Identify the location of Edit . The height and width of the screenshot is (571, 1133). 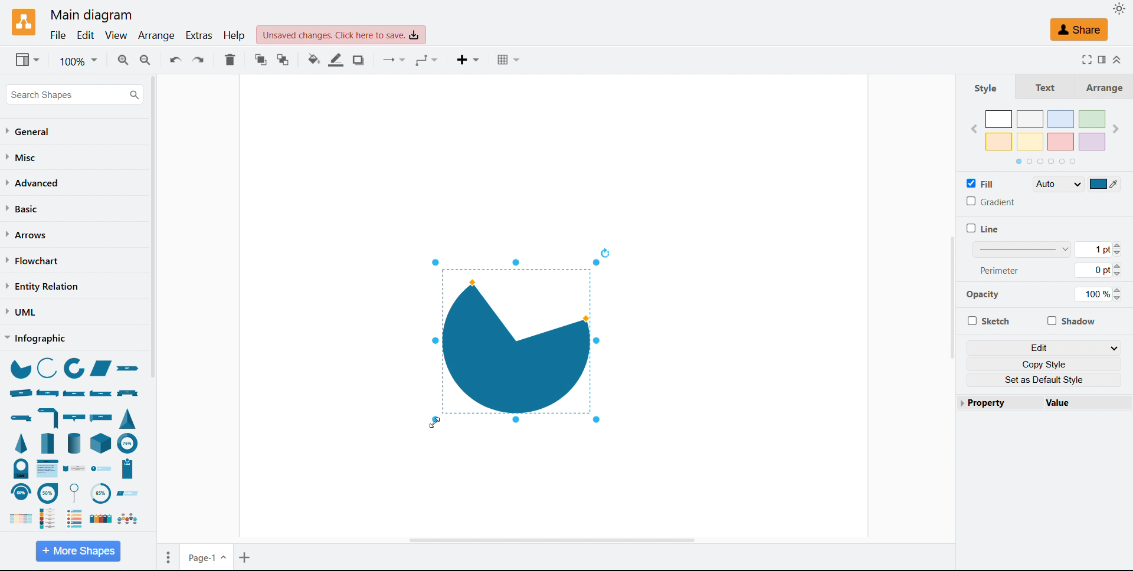
(86, 36).